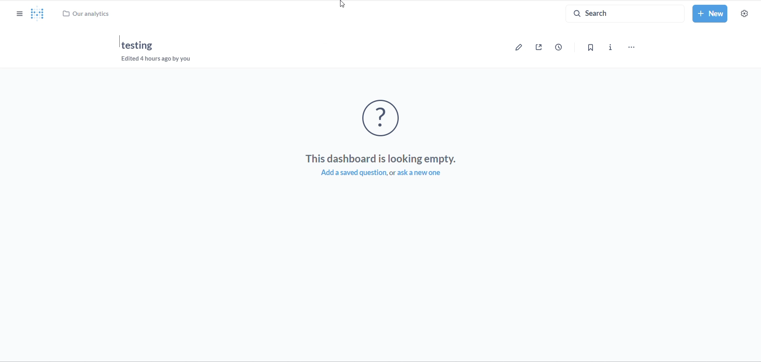 The image size is (761, 362). I want to click on open in new page, so click(539, 48).